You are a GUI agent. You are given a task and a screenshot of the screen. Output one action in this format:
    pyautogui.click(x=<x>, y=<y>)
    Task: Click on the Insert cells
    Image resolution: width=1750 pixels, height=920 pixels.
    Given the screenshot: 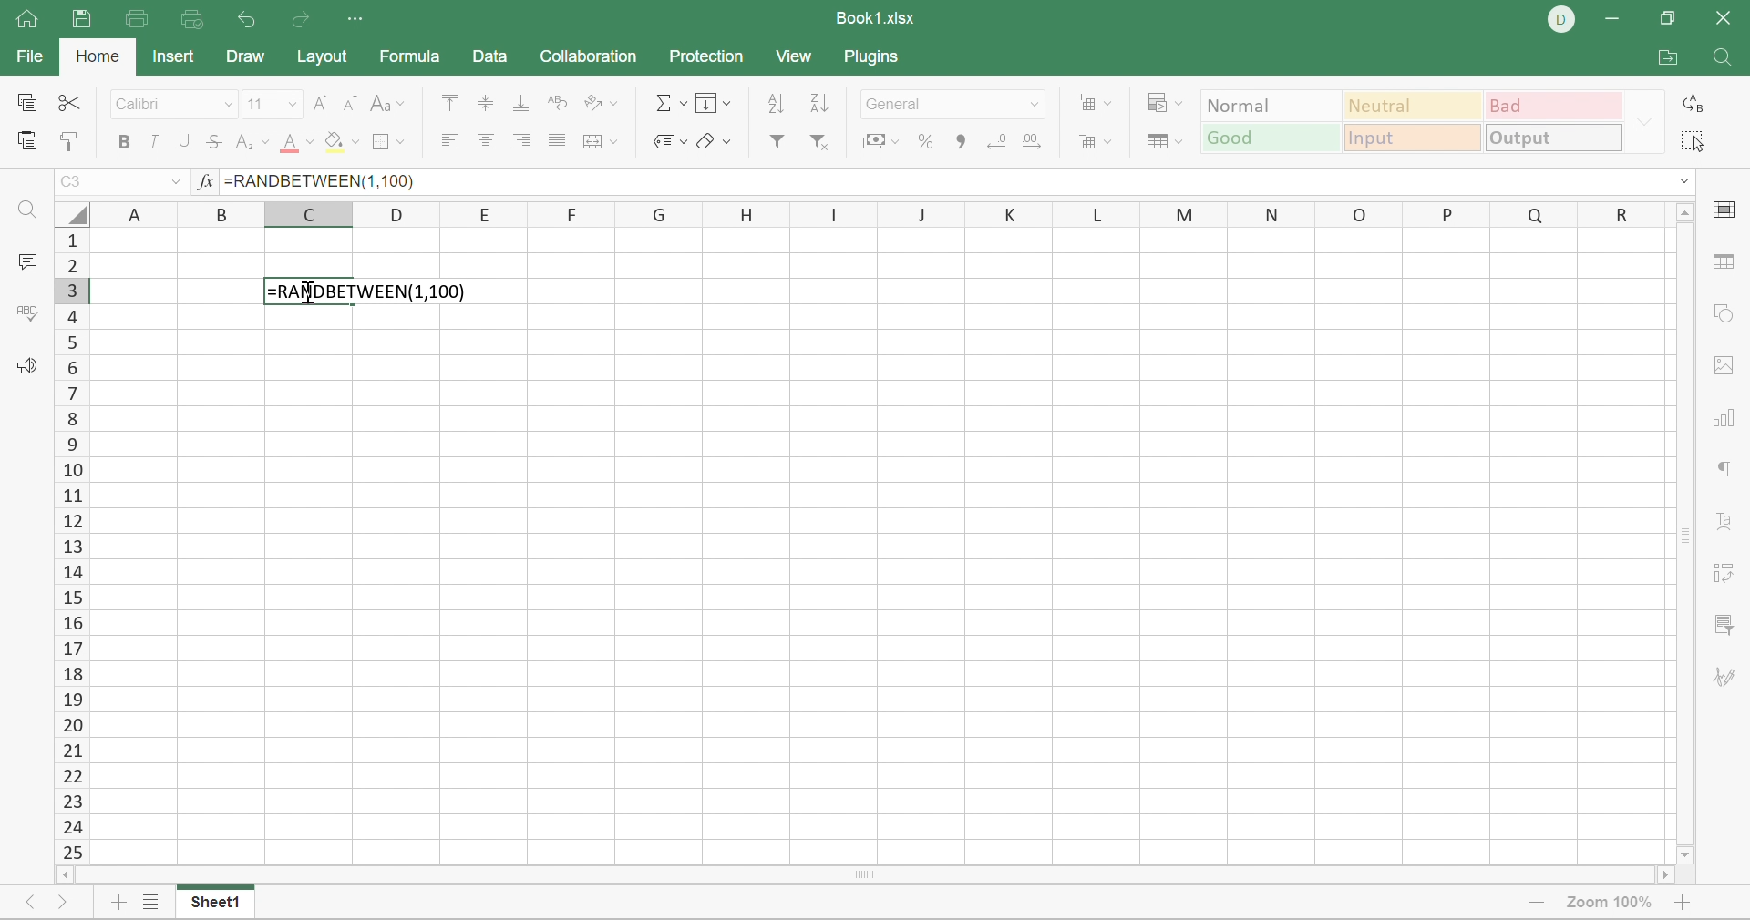 What is the action you would take?
    pyautogui.click(x=1096, y=103)
    